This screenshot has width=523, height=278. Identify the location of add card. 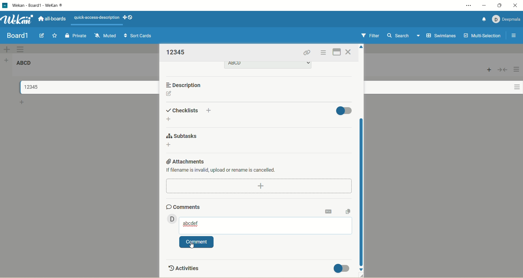
(489, 70).